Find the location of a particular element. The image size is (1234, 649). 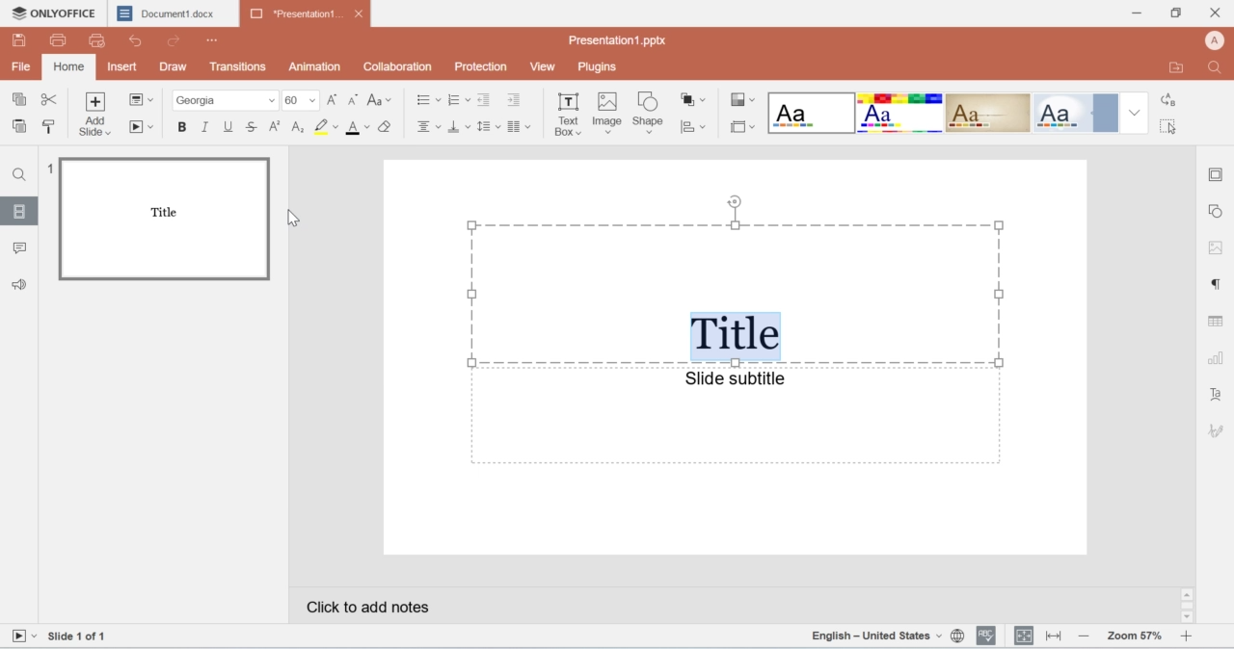

scroll down is located at coordinates (1186, 618).